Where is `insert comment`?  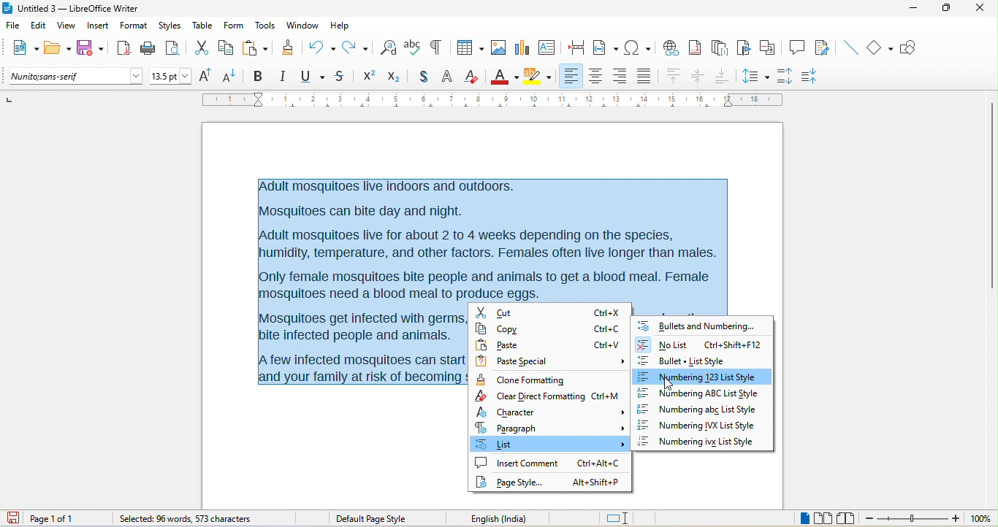
insert comment is located at coordinates (547, 463).